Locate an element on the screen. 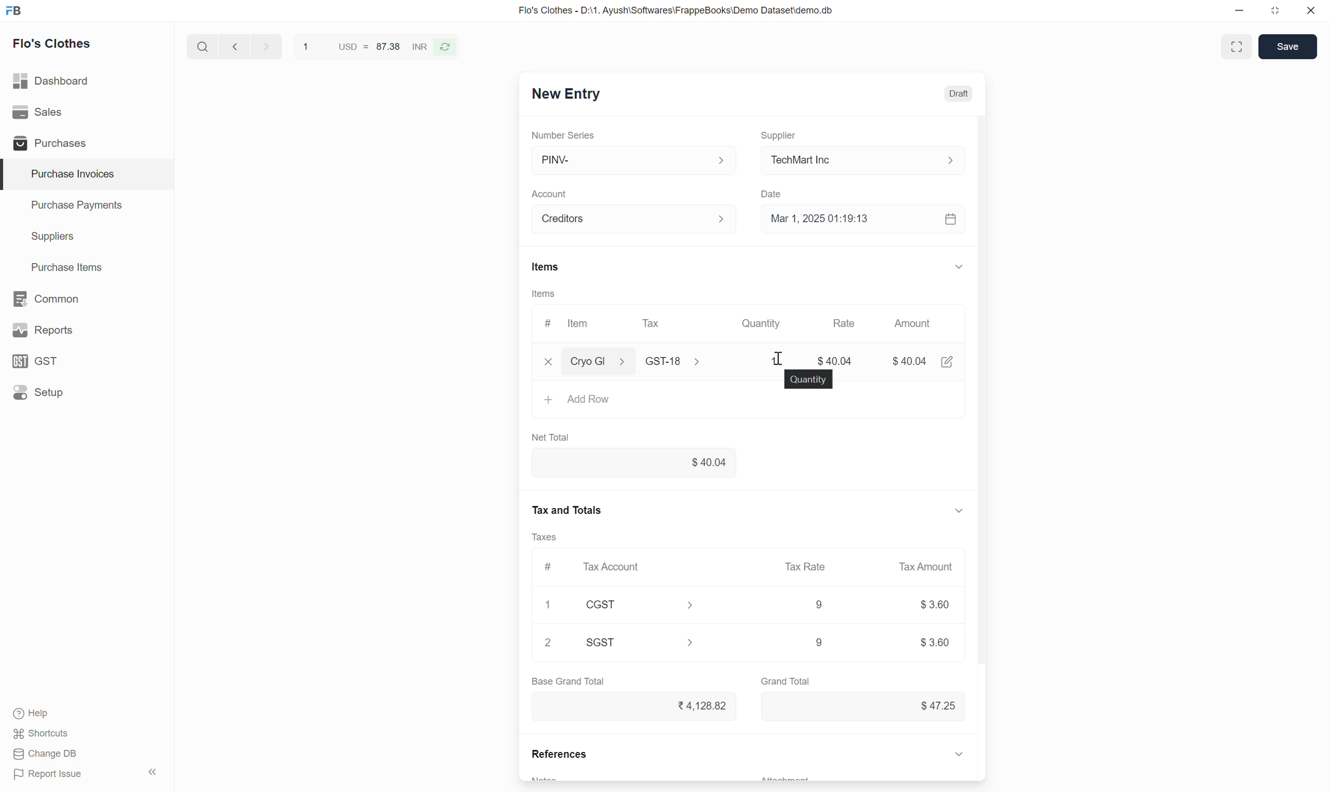 The height and width of the screenshot is (792, 1329). 1 is located at coordinates (551, 603).